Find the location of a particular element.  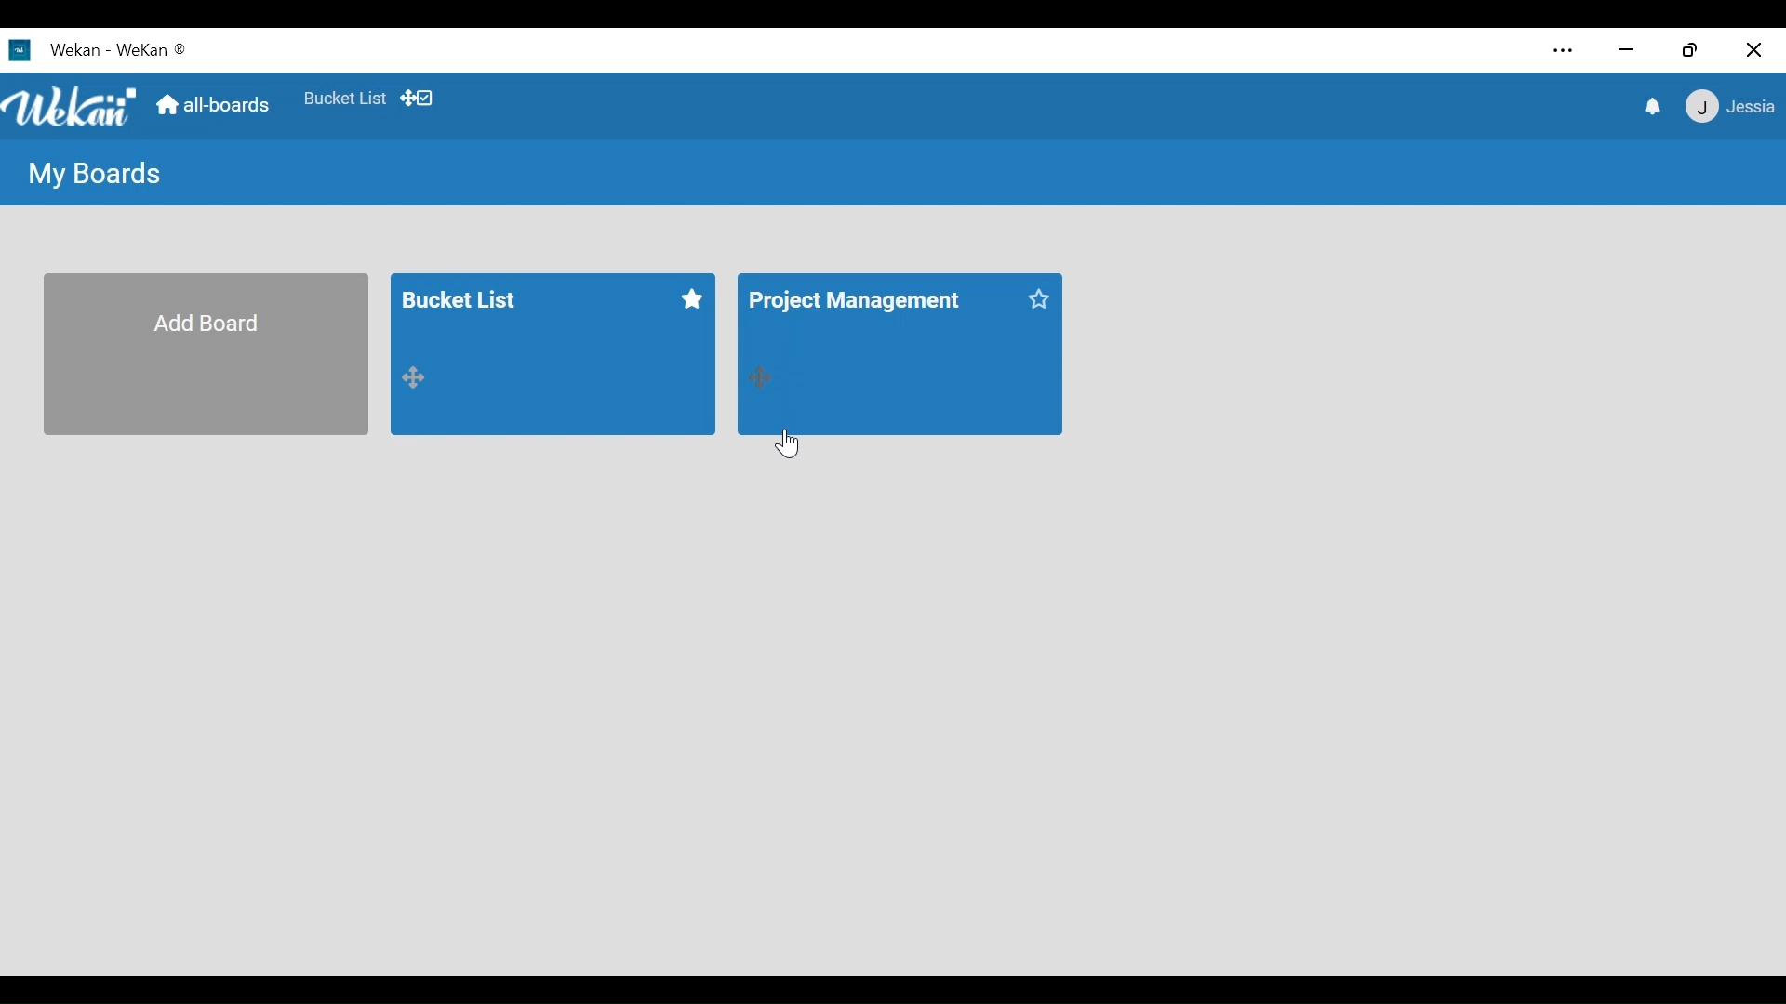

Home (all boards) is located at coordinates (216, 106).